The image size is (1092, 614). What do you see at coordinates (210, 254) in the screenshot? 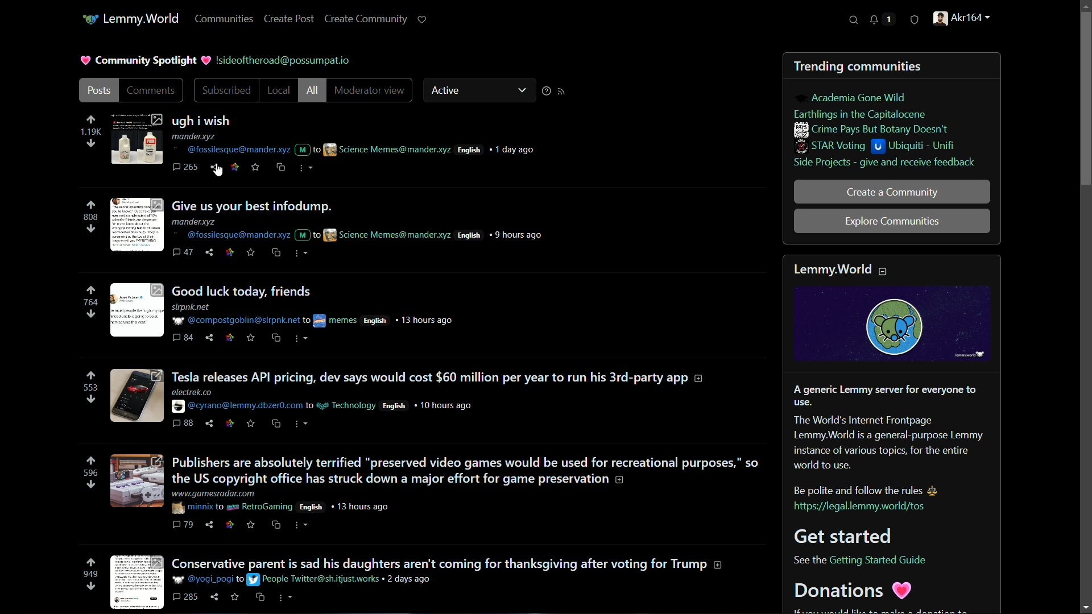
I see `share` at bounding box center [210, 254].